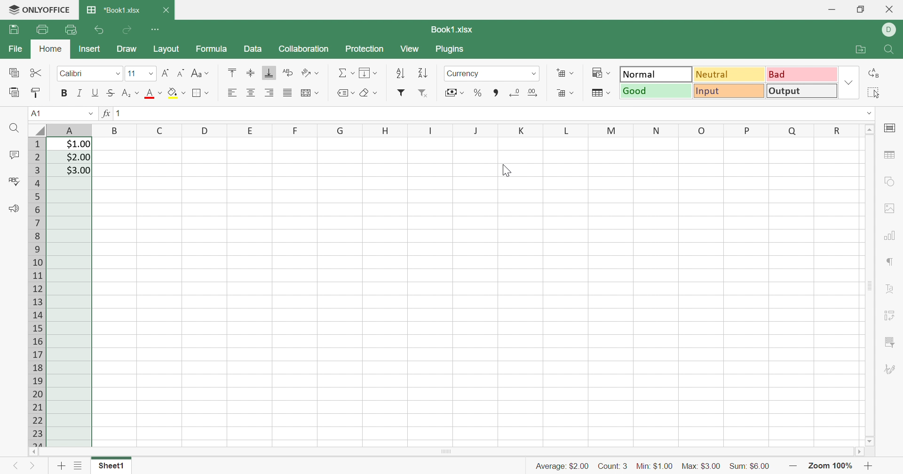  What do you see at coordinates (861, 10) in the screenshot?
I see `Restore down` at bounding box center [861, 10].